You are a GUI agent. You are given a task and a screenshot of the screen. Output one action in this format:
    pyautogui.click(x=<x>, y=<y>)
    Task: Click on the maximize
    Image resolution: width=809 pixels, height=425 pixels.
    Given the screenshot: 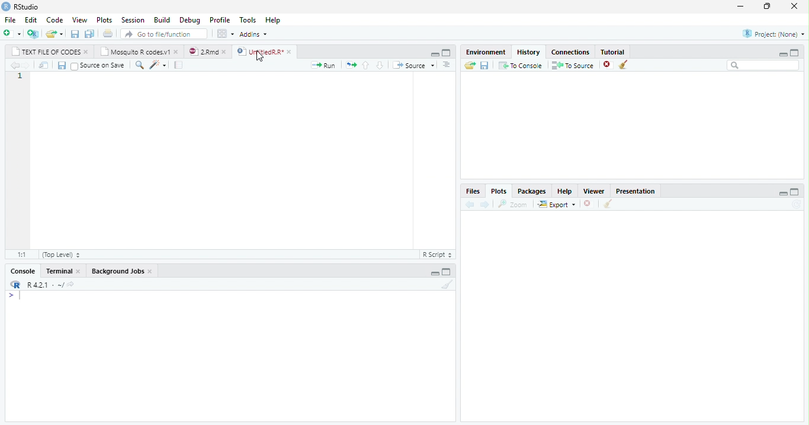 What is the action you would take?
    pyautogui.click(x=449, y=53)
    